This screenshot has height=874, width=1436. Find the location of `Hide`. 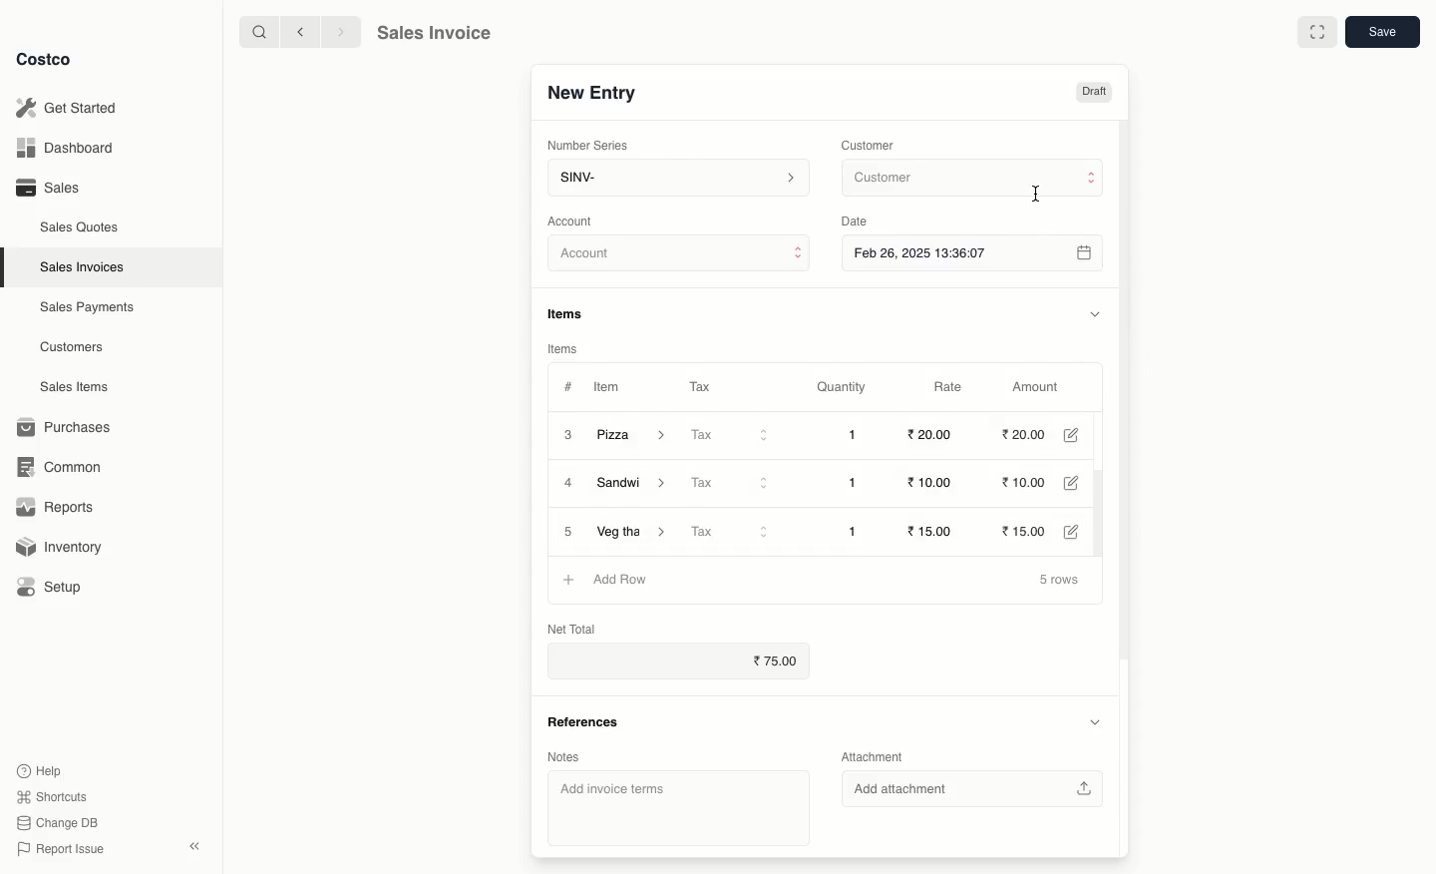

Hide is located at coordinates (1094, 313).